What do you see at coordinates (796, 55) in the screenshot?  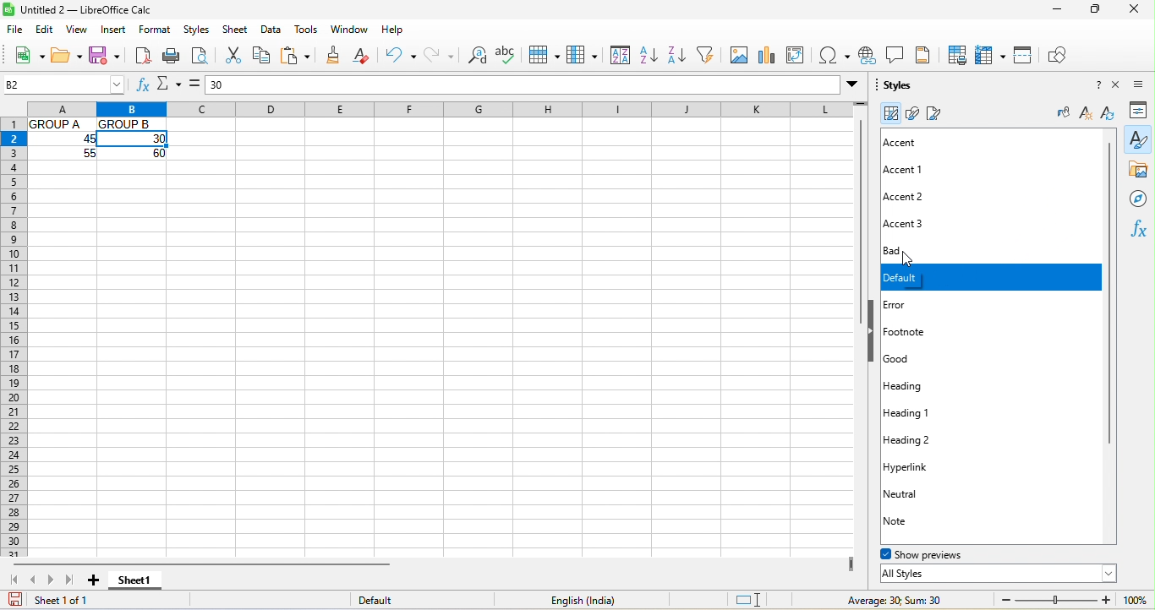 I see `pivot table` at bounding box center [796, 55].